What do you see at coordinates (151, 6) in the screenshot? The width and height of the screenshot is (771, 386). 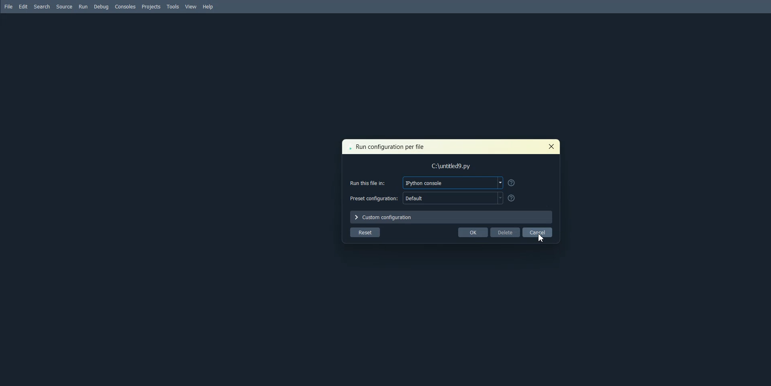 I see `Projects` at bounding box center [151, 6].